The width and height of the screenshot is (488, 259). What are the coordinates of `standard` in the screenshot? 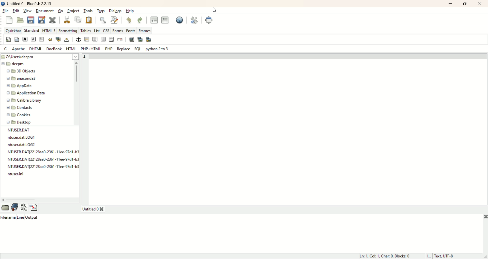 It's located at (32, 30).